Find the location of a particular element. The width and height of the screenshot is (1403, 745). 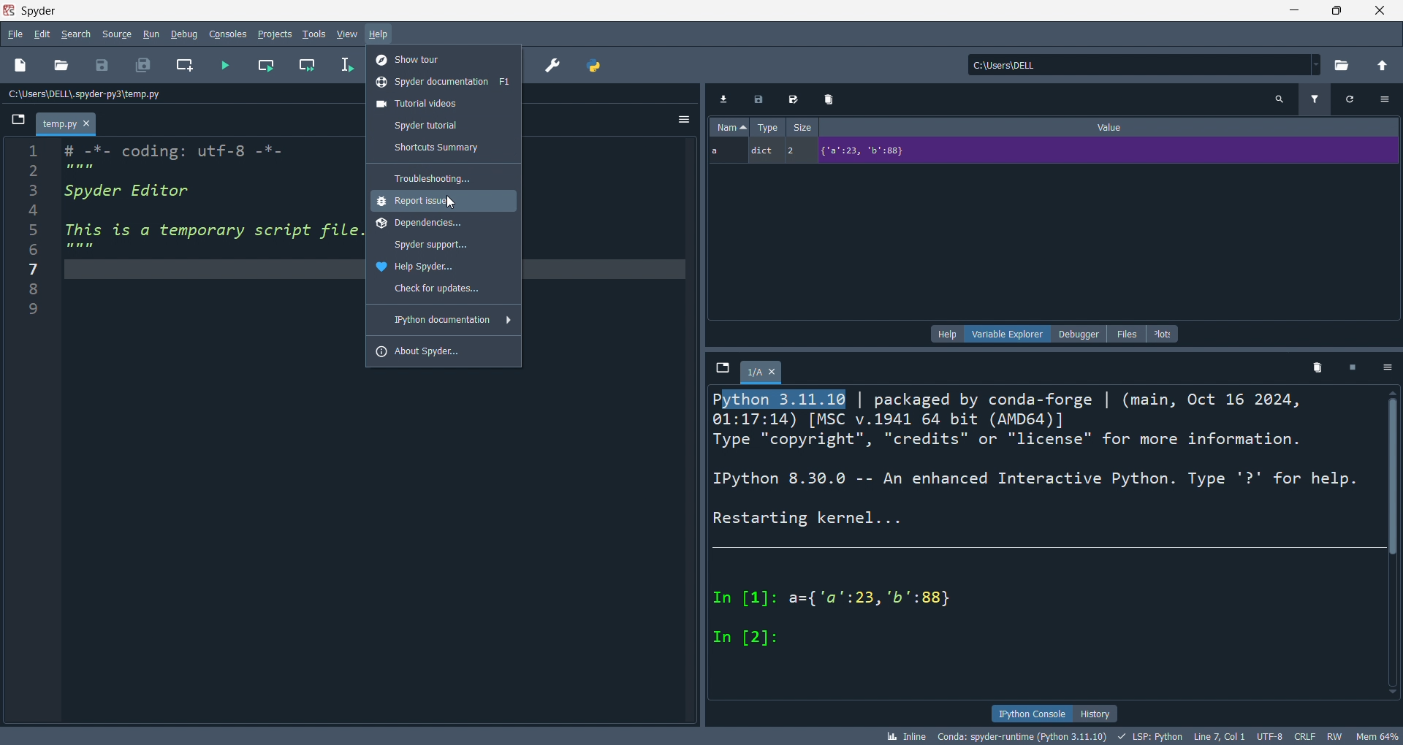

Size is located at coordinates (802, 127).